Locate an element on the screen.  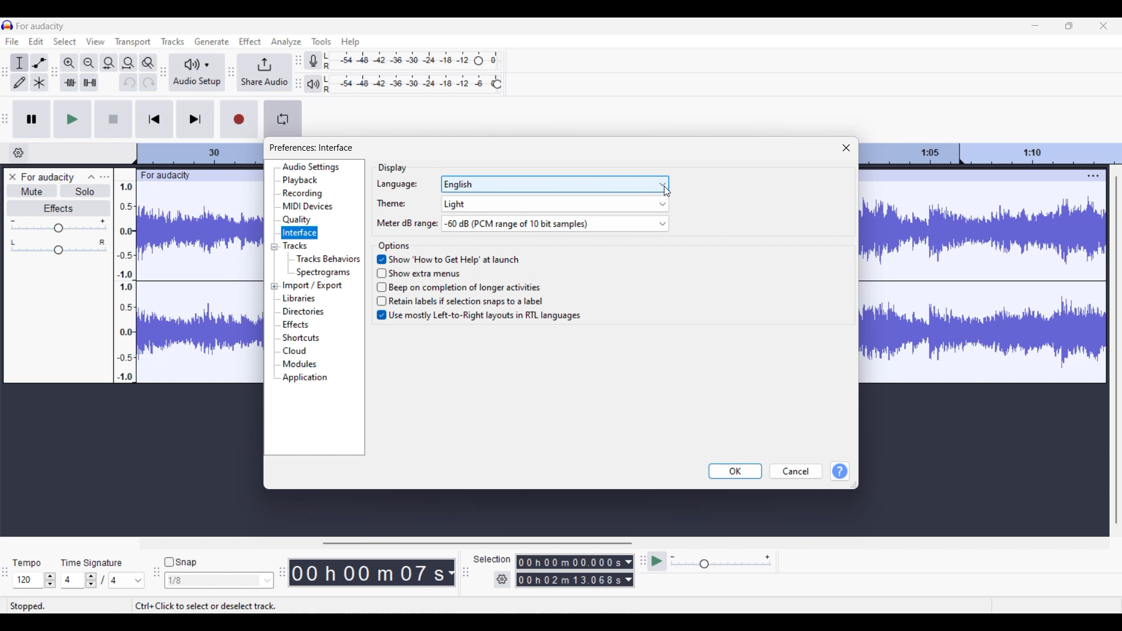
Timeline options is located at coordinates (19, 153).